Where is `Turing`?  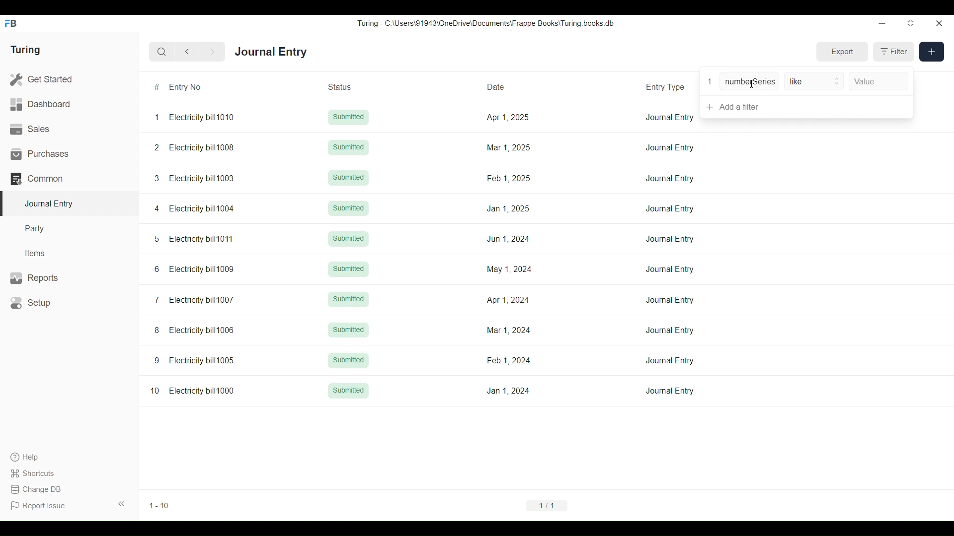
Turing is located at coordinates (26, 50).